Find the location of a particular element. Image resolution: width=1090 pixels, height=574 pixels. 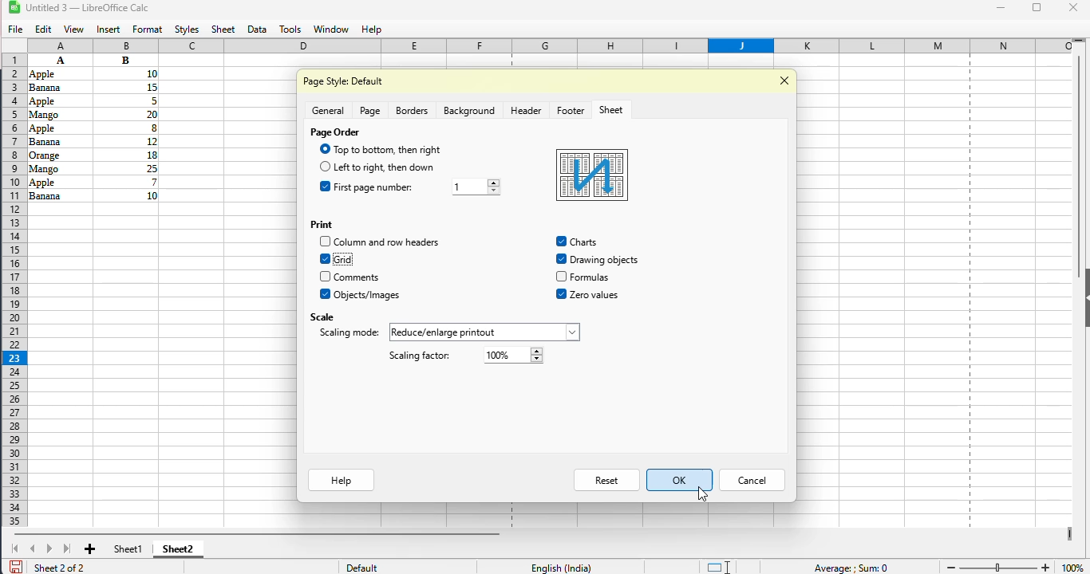

 is located at coordinates (58, 113).